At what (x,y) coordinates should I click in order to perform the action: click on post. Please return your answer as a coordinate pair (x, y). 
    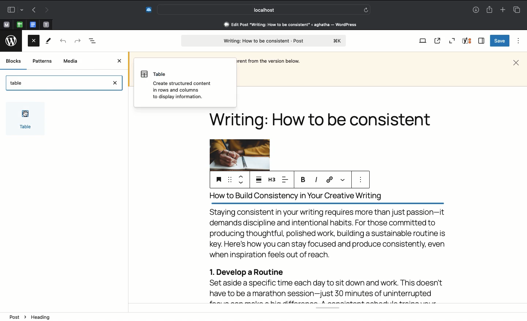
    Looking at the image, I should click on (18, 316).